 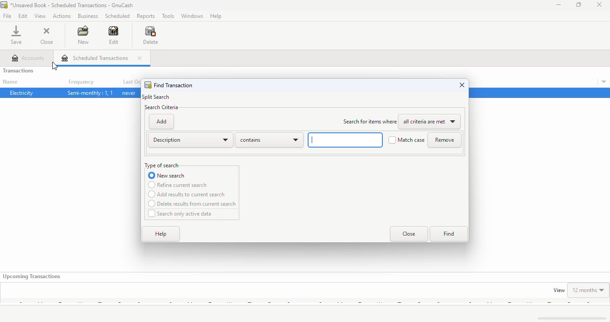 I want to click on add, so click(x=161, y=122).